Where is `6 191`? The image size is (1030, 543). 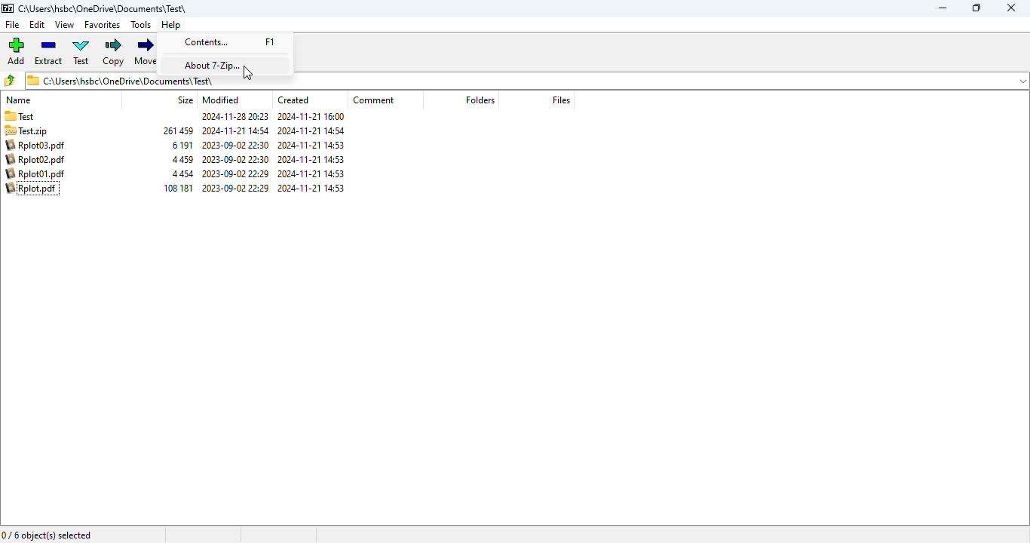 6 191 is located at coordinates (182, 145).